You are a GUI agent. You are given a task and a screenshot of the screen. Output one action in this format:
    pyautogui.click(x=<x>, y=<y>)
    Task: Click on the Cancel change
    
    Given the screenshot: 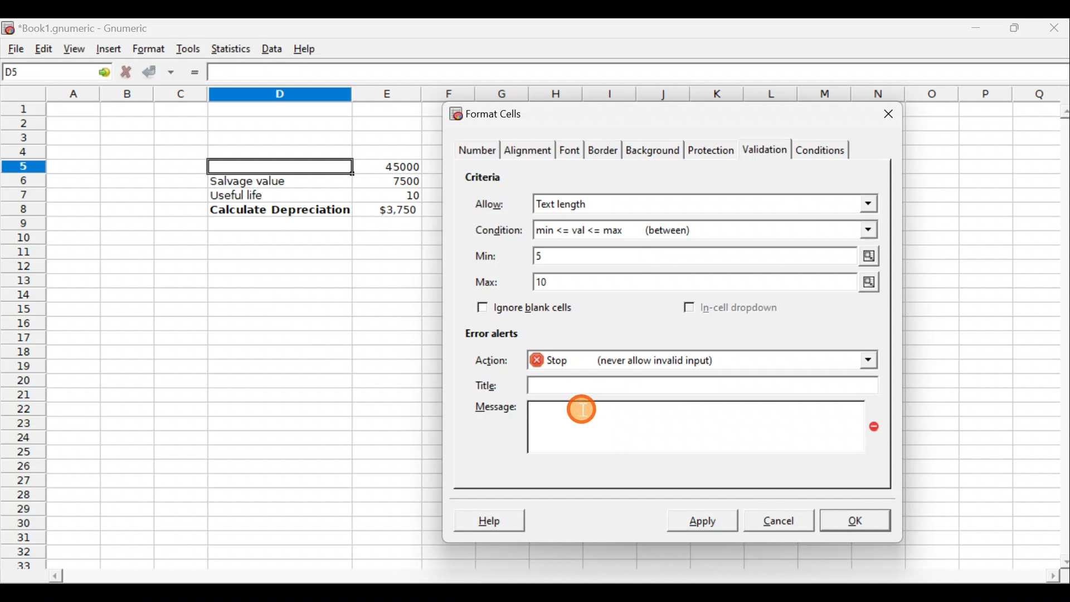 What is the action you would take?
    pyautogui.click(x=125, y=70)
    